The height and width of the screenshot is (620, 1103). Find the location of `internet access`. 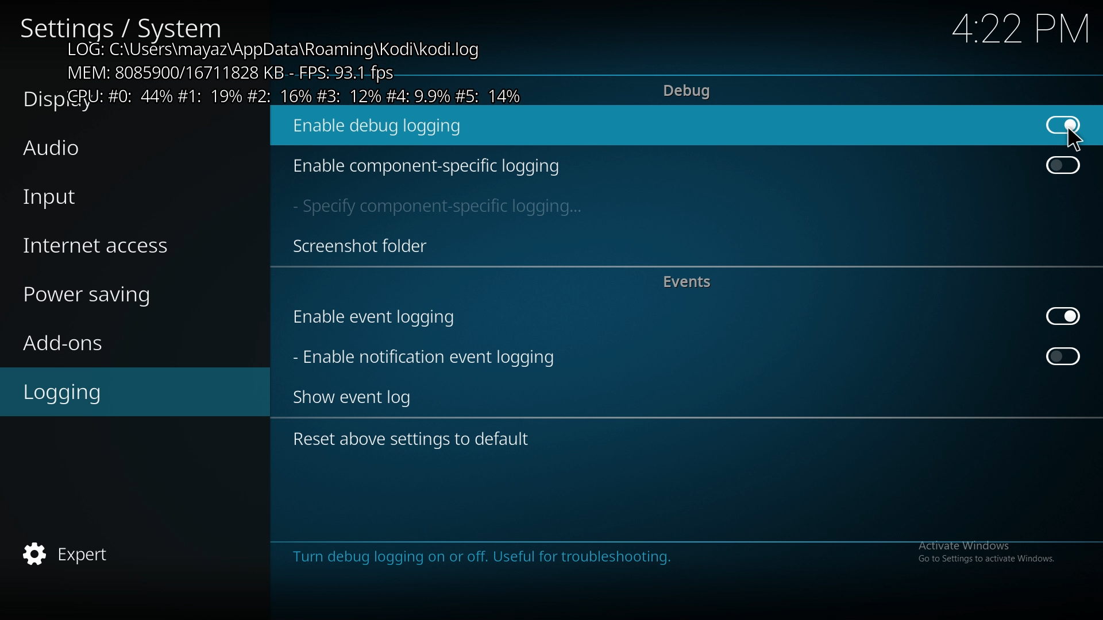

internet access is located at coordinates (126, 247).